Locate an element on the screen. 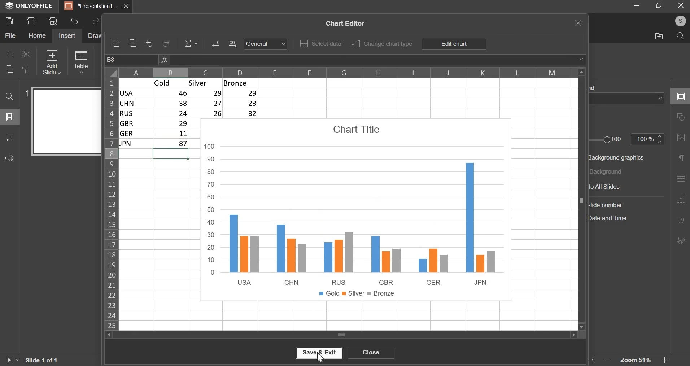 The width and height of the screenshot is (690, 366). presentation tab is located at coordinates (91, 6).